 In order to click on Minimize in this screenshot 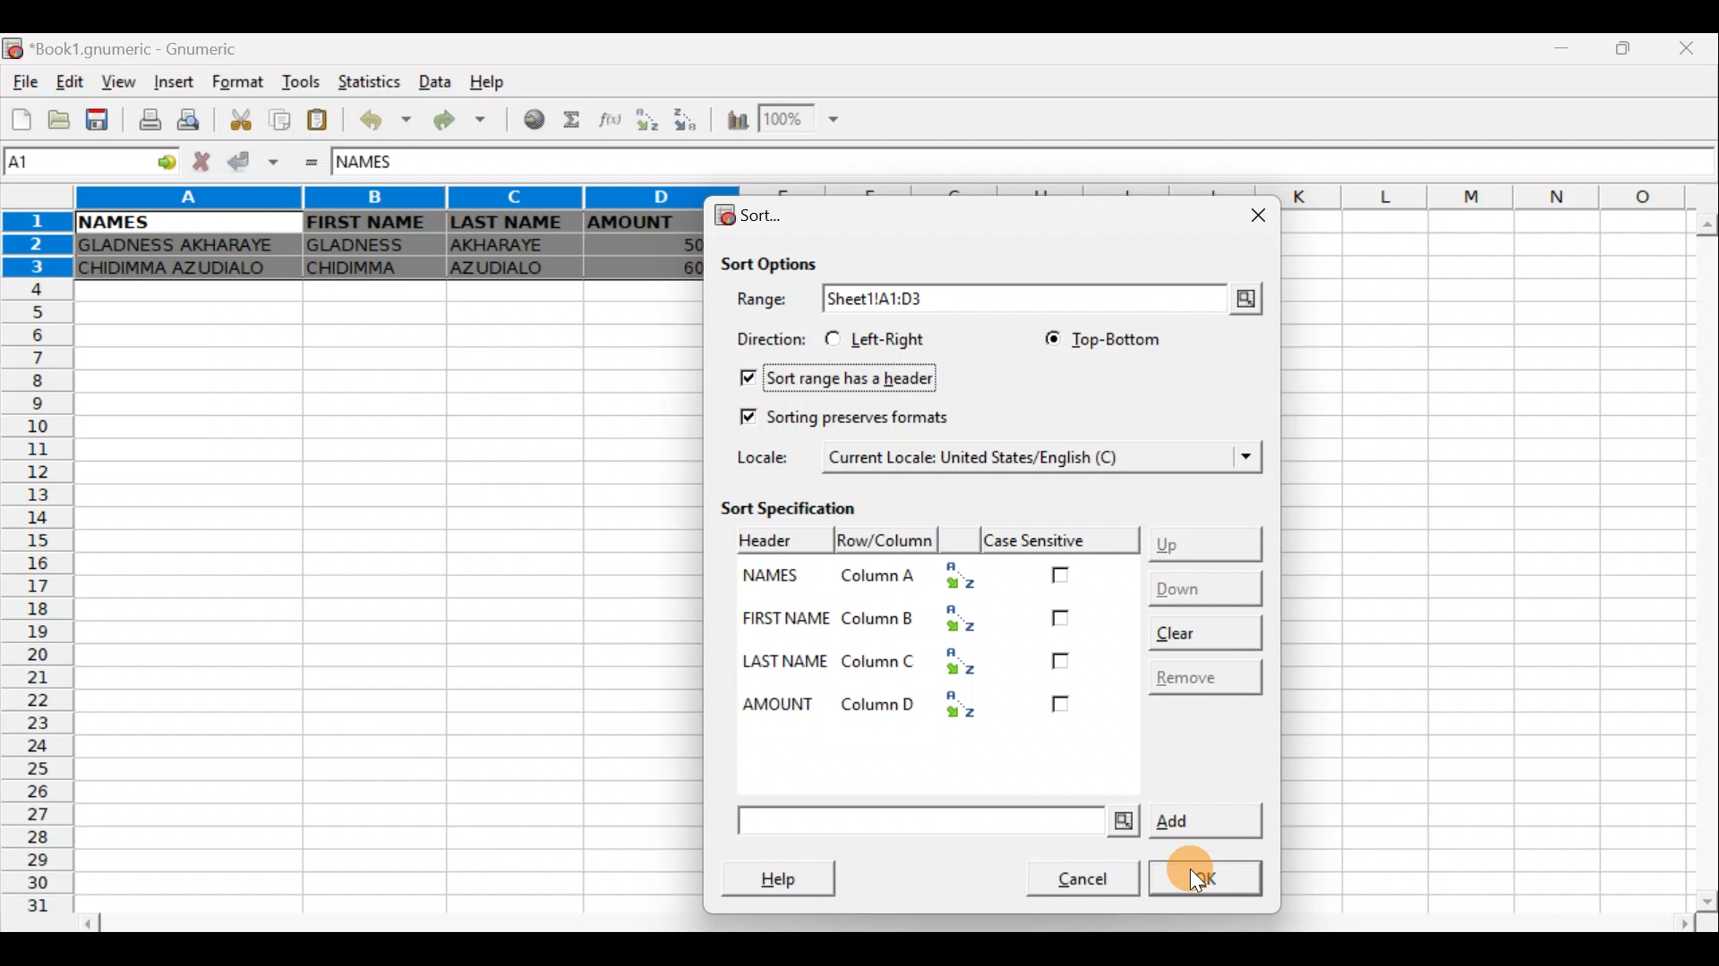, I will do `click(1562, 53)`.